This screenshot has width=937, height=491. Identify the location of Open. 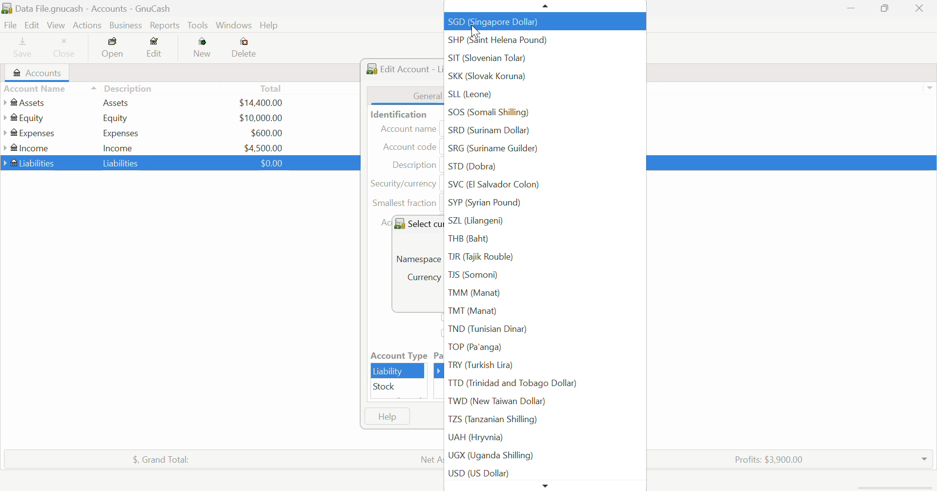
(114, 49).